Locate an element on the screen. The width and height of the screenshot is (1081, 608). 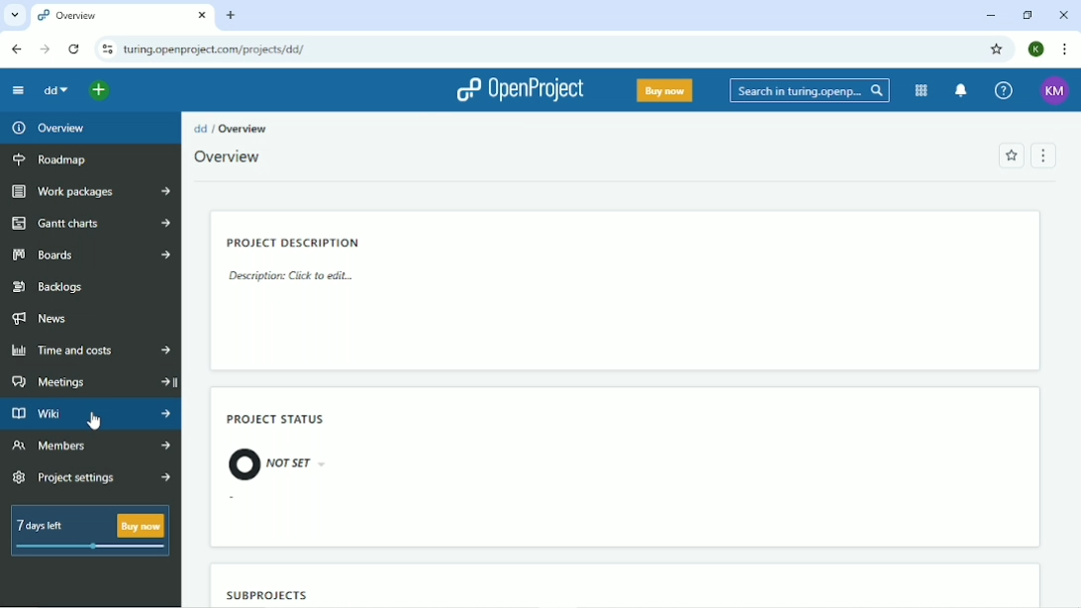
cursor is located at coordinates (94, 421).